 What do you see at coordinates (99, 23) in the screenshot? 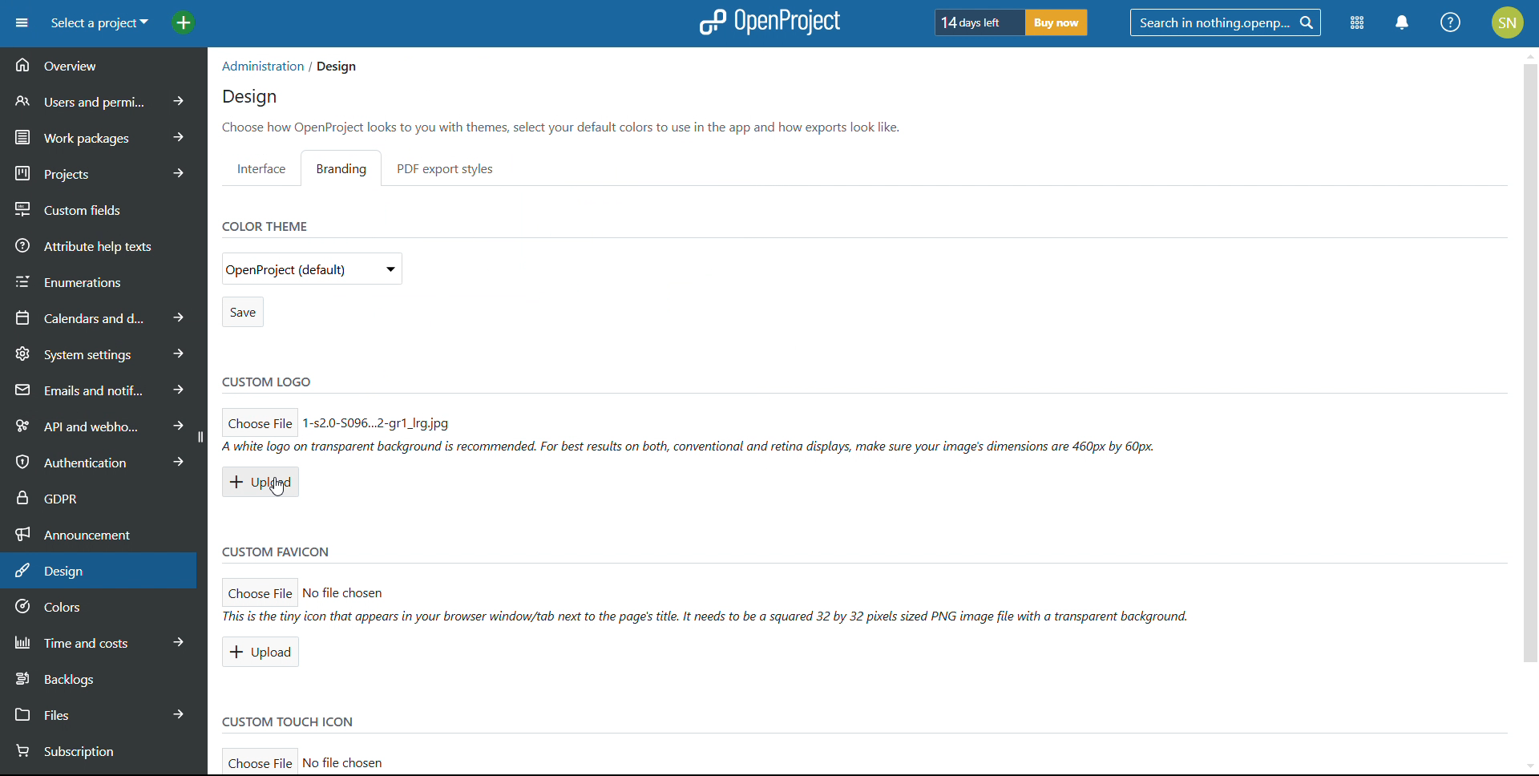
I see `select a project` at bounding box center [99, 23].